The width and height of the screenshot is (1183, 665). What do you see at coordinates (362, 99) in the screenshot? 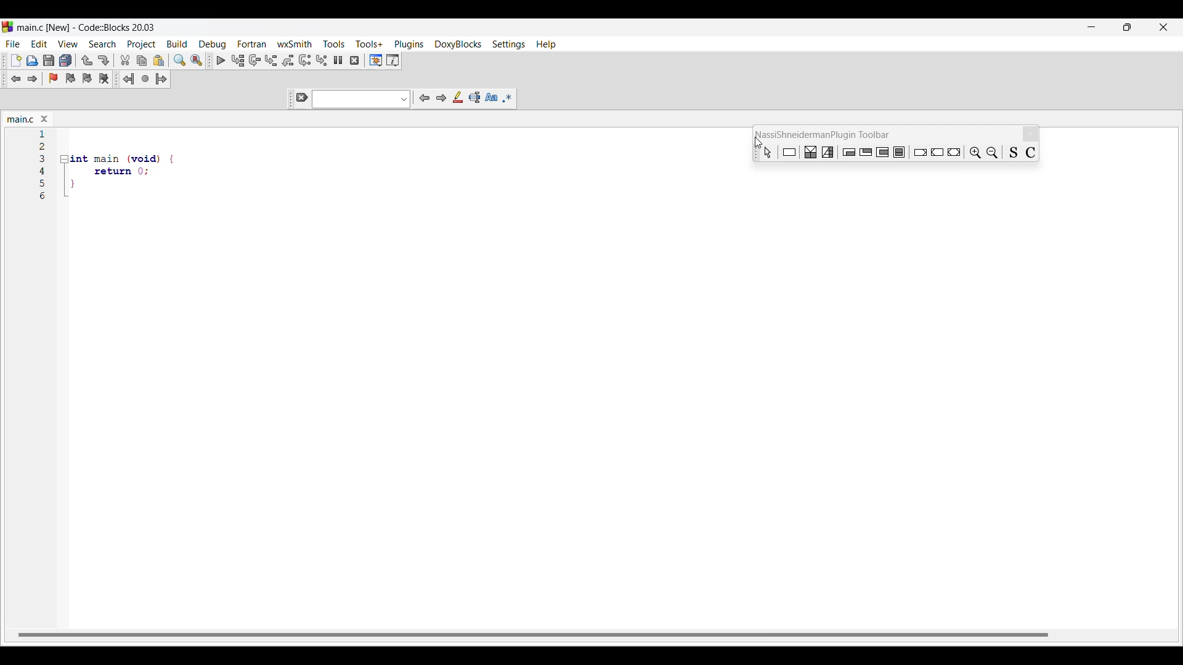
I see `Text box and text options ` at bounding box center [362, 99].